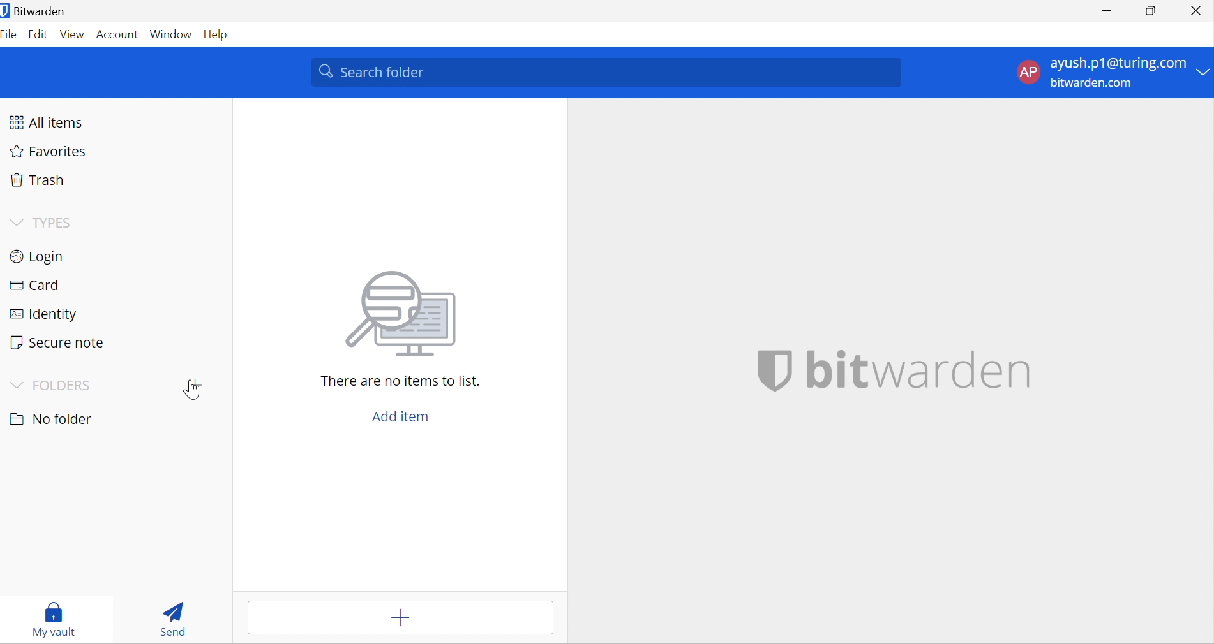  I want to click on Minimize, so click(1103, 10).